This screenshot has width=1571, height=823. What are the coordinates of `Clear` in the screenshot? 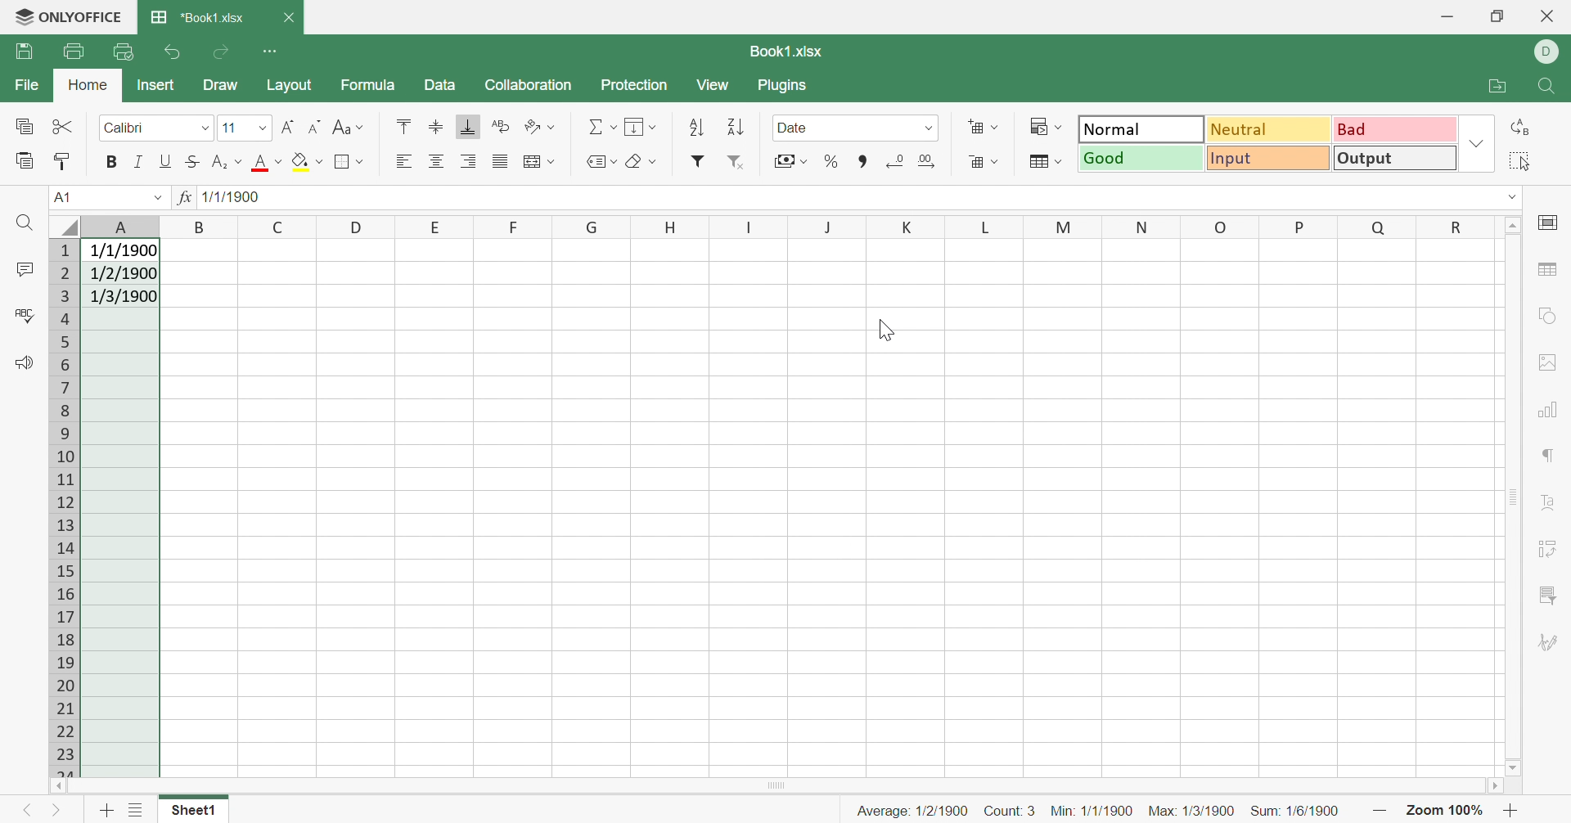 It's located at (639, 162).